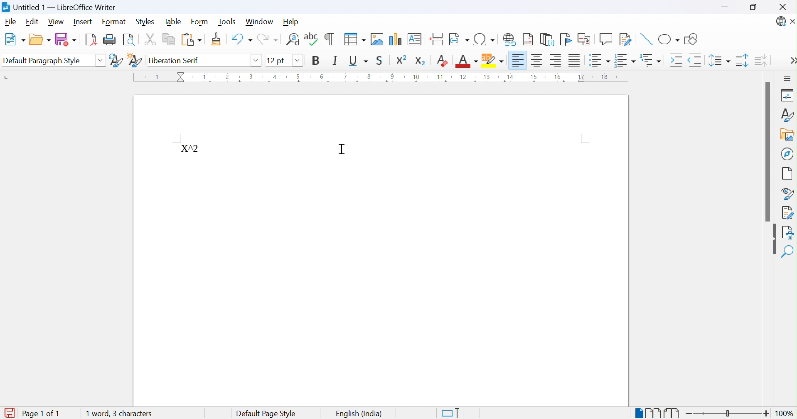 The height and width of the screenshot is (419, 797). What do you see at coordinates (654, 413) in the screenshot?
I see `Multiple-page view` at bounding box center [654, 413].